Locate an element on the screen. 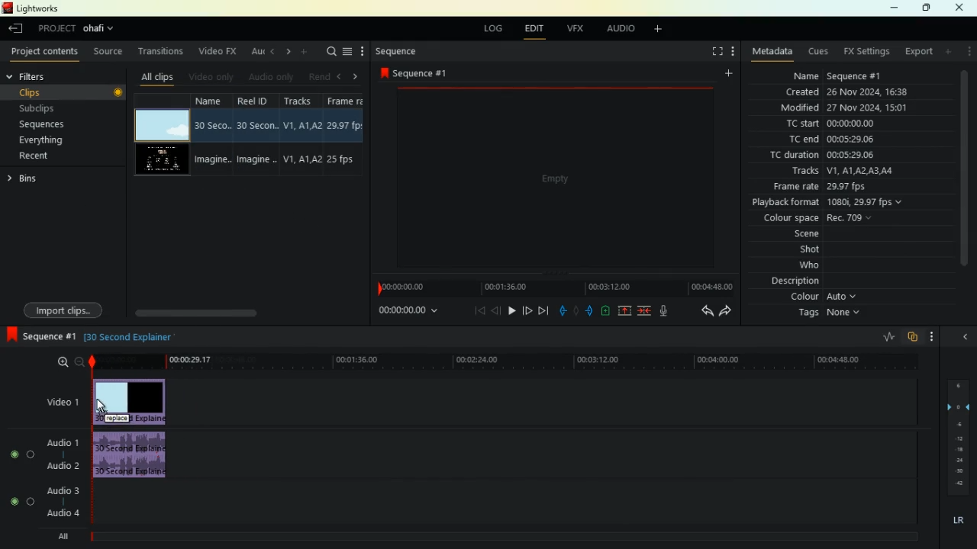  videos is located at coordinates (164, 158).